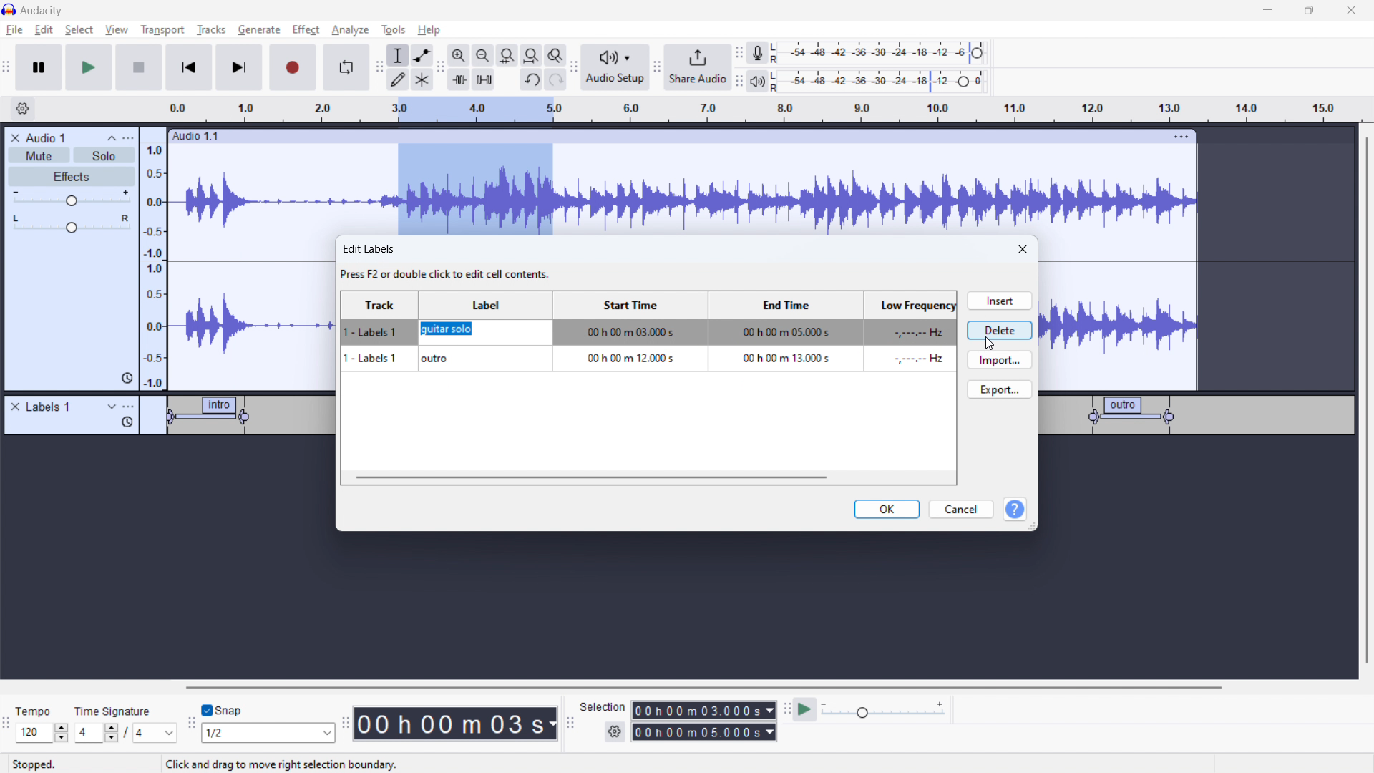  What do you see at coordinates (486, 344) in the screenshot?
I see `label` at bounding box center [486, 344].